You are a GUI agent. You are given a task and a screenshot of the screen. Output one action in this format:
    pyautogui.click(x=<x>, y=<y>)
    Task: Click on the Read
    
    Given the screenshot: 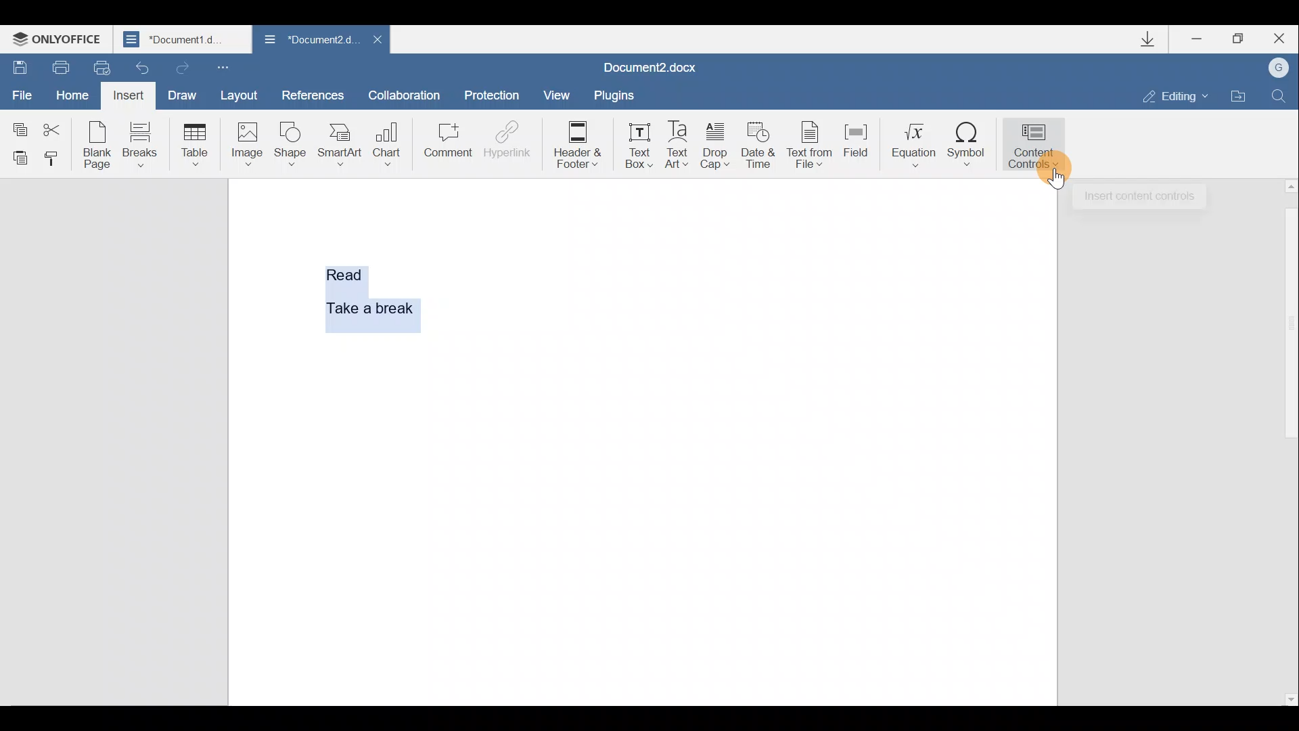 What is the action you would take?
    pyautogui.click(x=346, y=272)
    